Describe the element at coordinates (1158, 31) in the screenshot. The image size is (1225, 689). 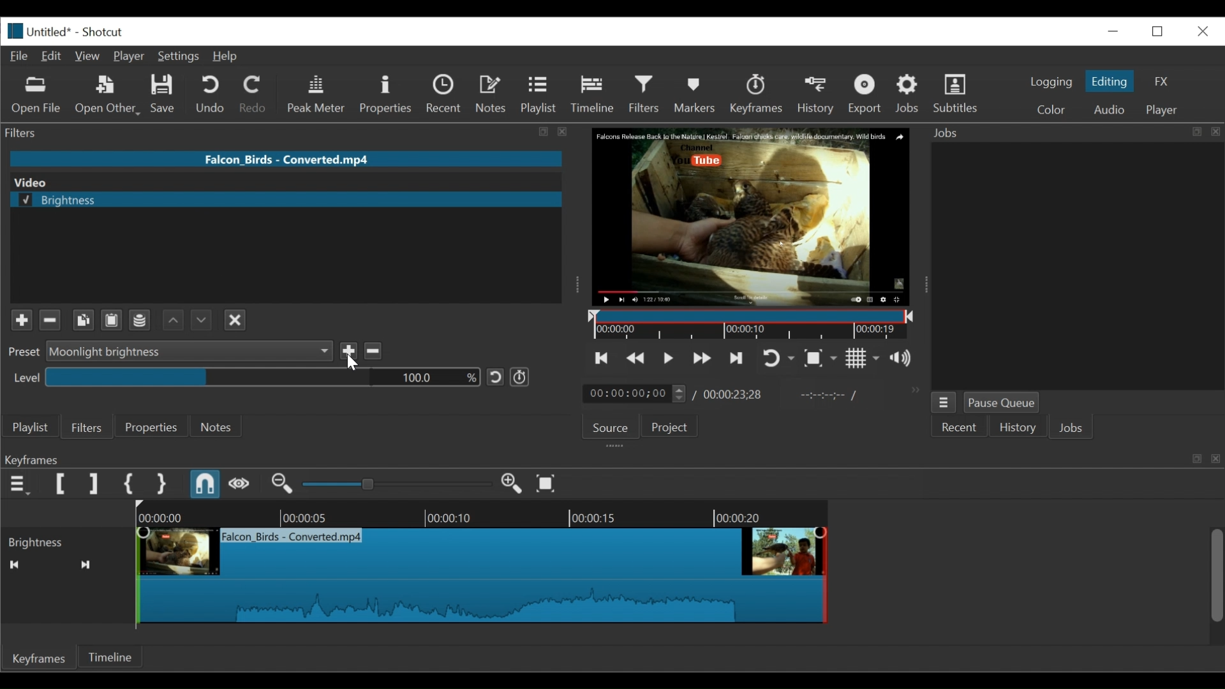
I see `minimize` at that location.